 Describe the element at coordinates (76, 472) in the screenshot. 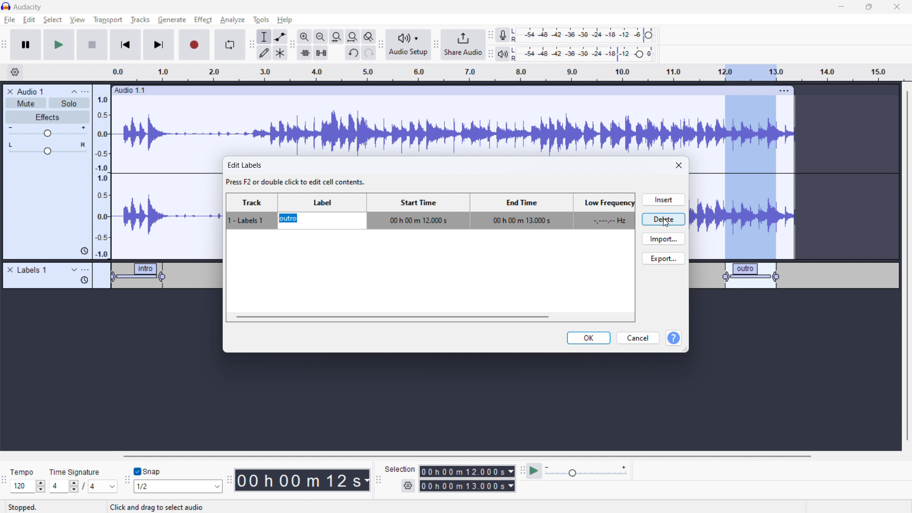

I see `time signature` at that location.